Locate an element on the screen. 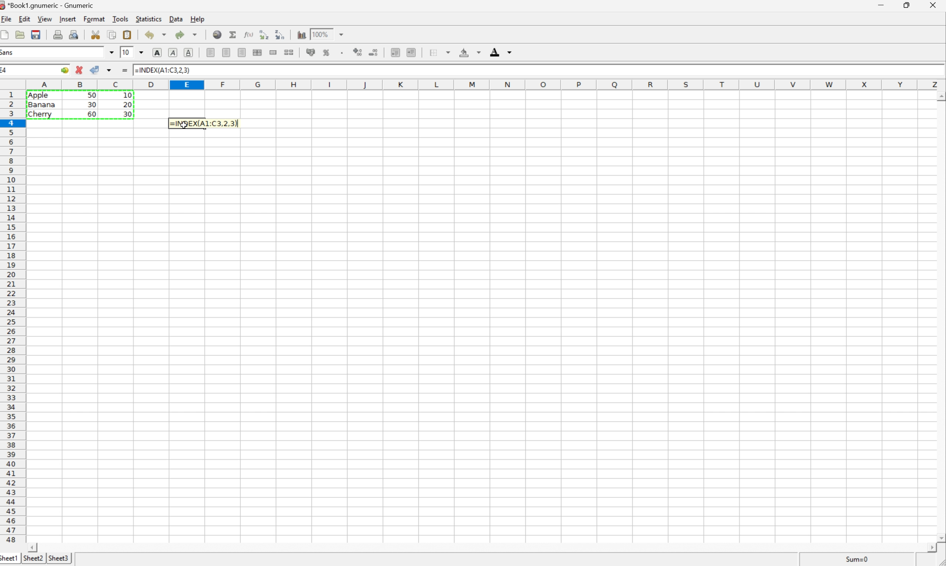  italic is located at coordinates (173, 52).